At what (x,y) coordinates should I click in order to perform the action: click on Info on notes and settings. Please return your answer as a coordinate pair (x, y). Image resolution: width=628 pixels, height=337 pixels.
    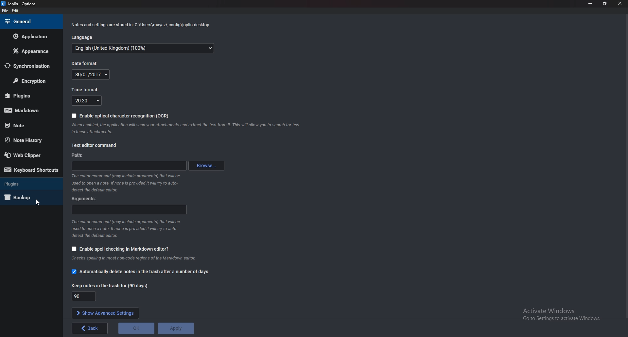
    Looking at the image, I should click on (141, 25).